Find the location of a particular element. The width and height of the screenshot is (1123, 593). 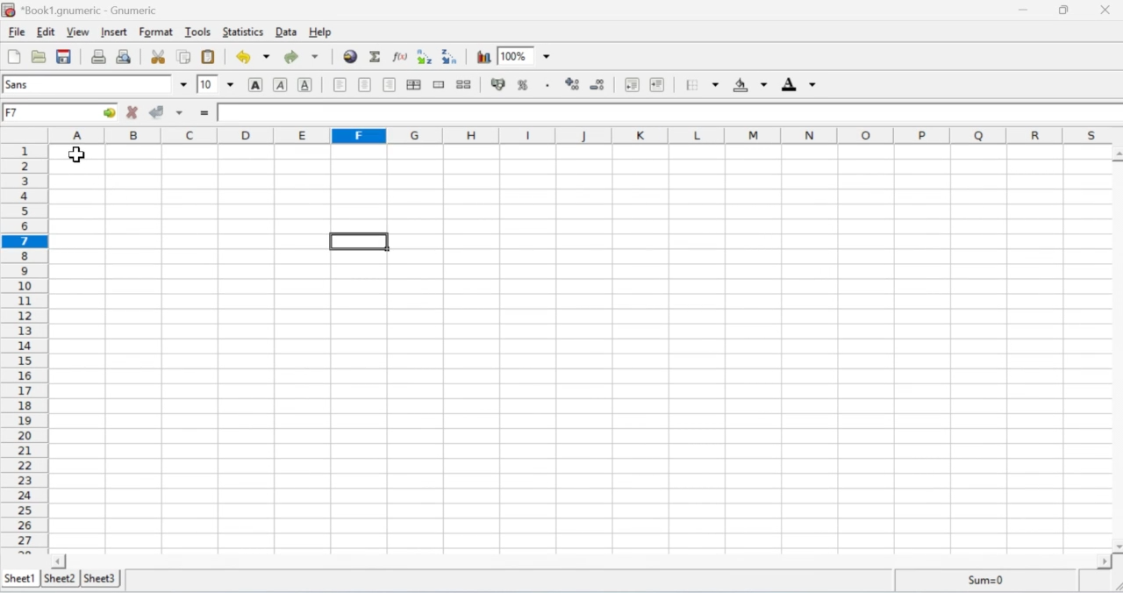

Copy the selection is located at coordinates (185, 55).